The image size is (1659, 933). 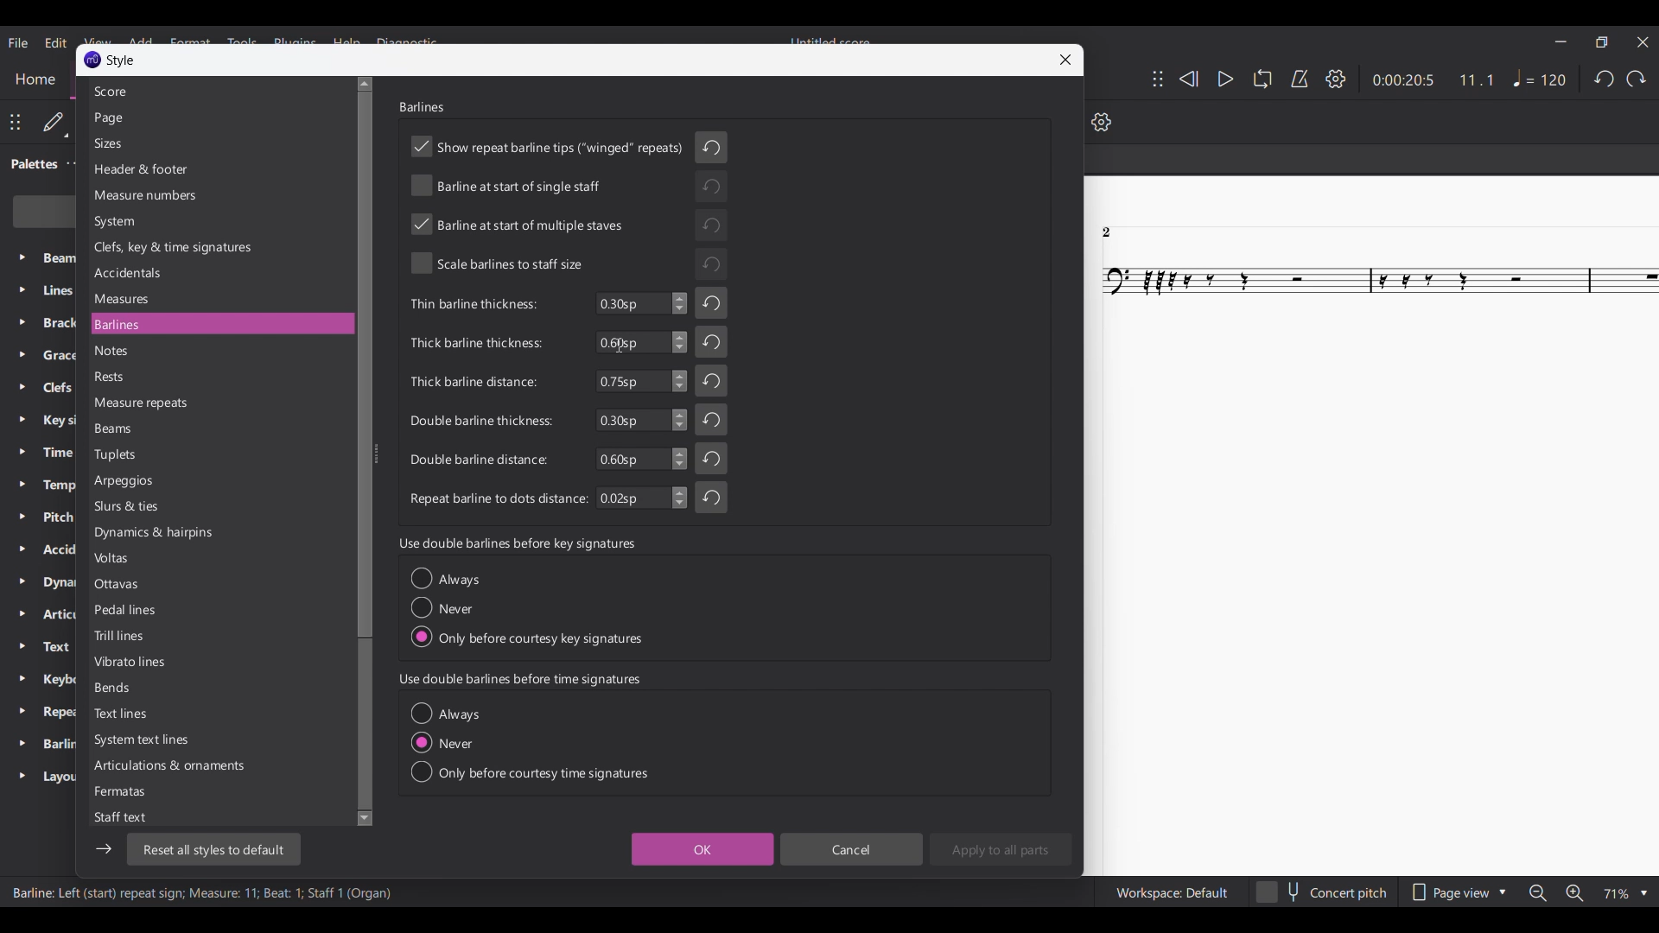 I want to click on Section title, so click(x=520, y=680).